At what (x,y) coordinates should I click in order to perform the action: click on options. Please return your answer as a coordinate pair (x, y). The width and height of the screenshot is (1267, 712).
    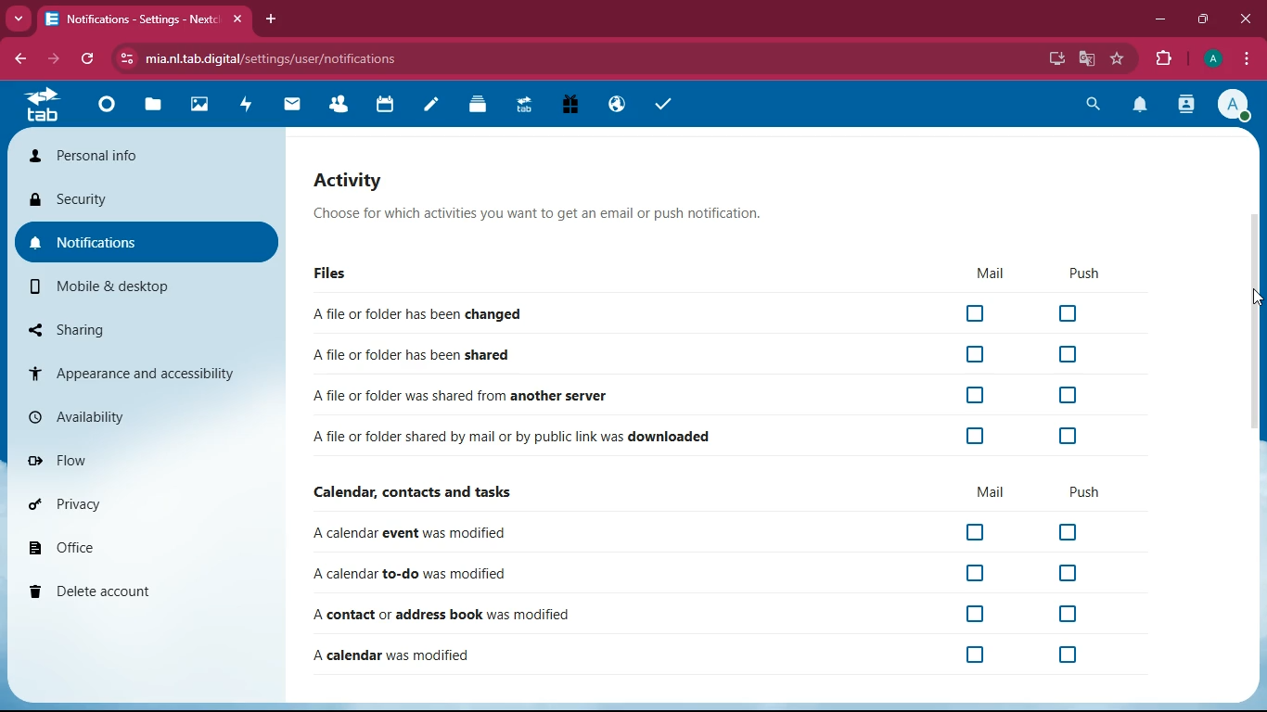
    Looking at the image, I should click on (1248, 58).